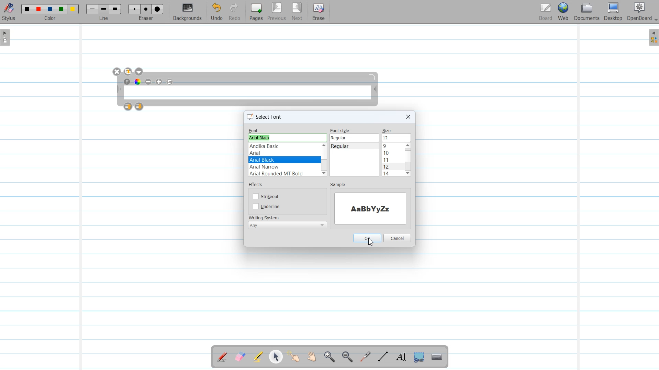 This screenshot has width=659, height=370. Describe the element at coordinates (398, 238) in the screenshot. I see `Cancel` at that location.